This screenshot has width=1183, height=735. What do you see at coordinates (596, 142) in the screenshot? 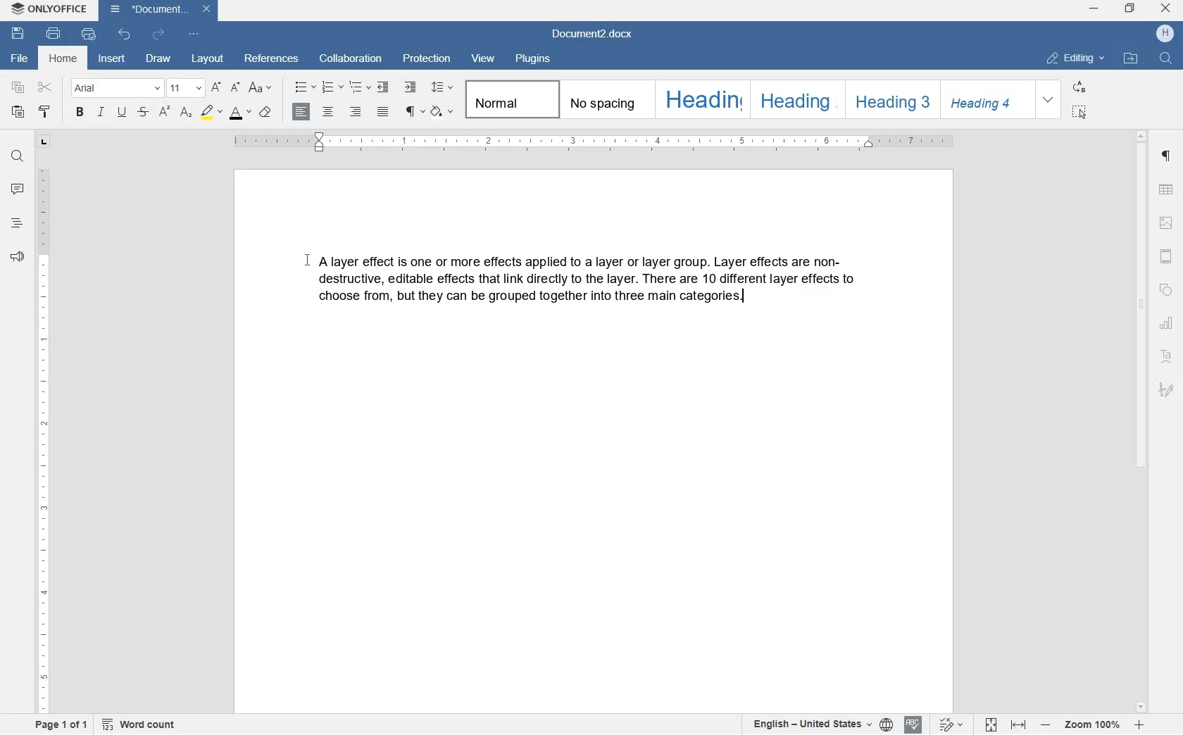
I see `ruler` at bounding box center [596, 142].